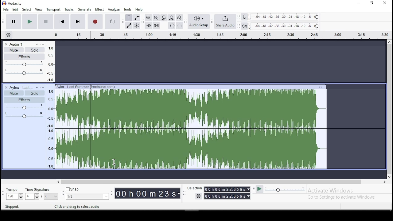  What do you see at coordinates (198, 21) in the screenshot?
I see `audio setup` at bounding box center [198, 21].